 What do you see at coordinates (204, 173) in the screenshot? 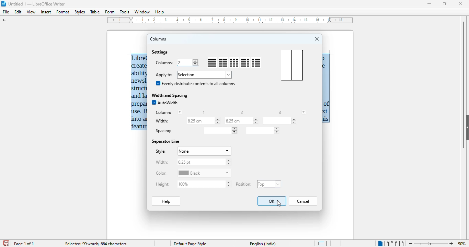
I see `black` at bounding box center [204, 173].